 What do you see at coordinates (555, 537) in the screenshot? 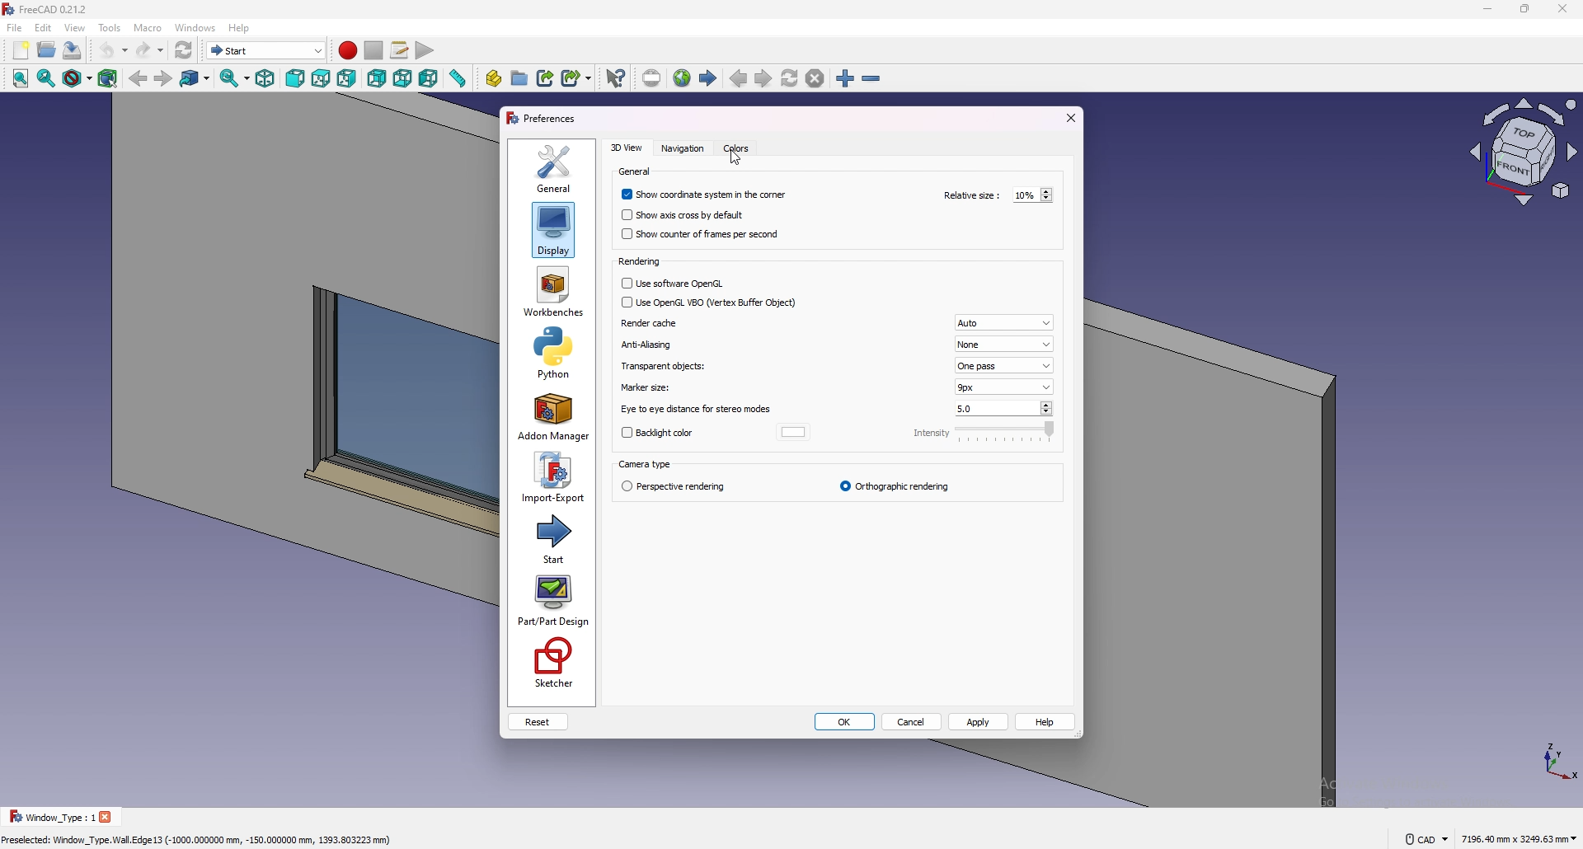
I see `start` at bounding box center [555, 537].